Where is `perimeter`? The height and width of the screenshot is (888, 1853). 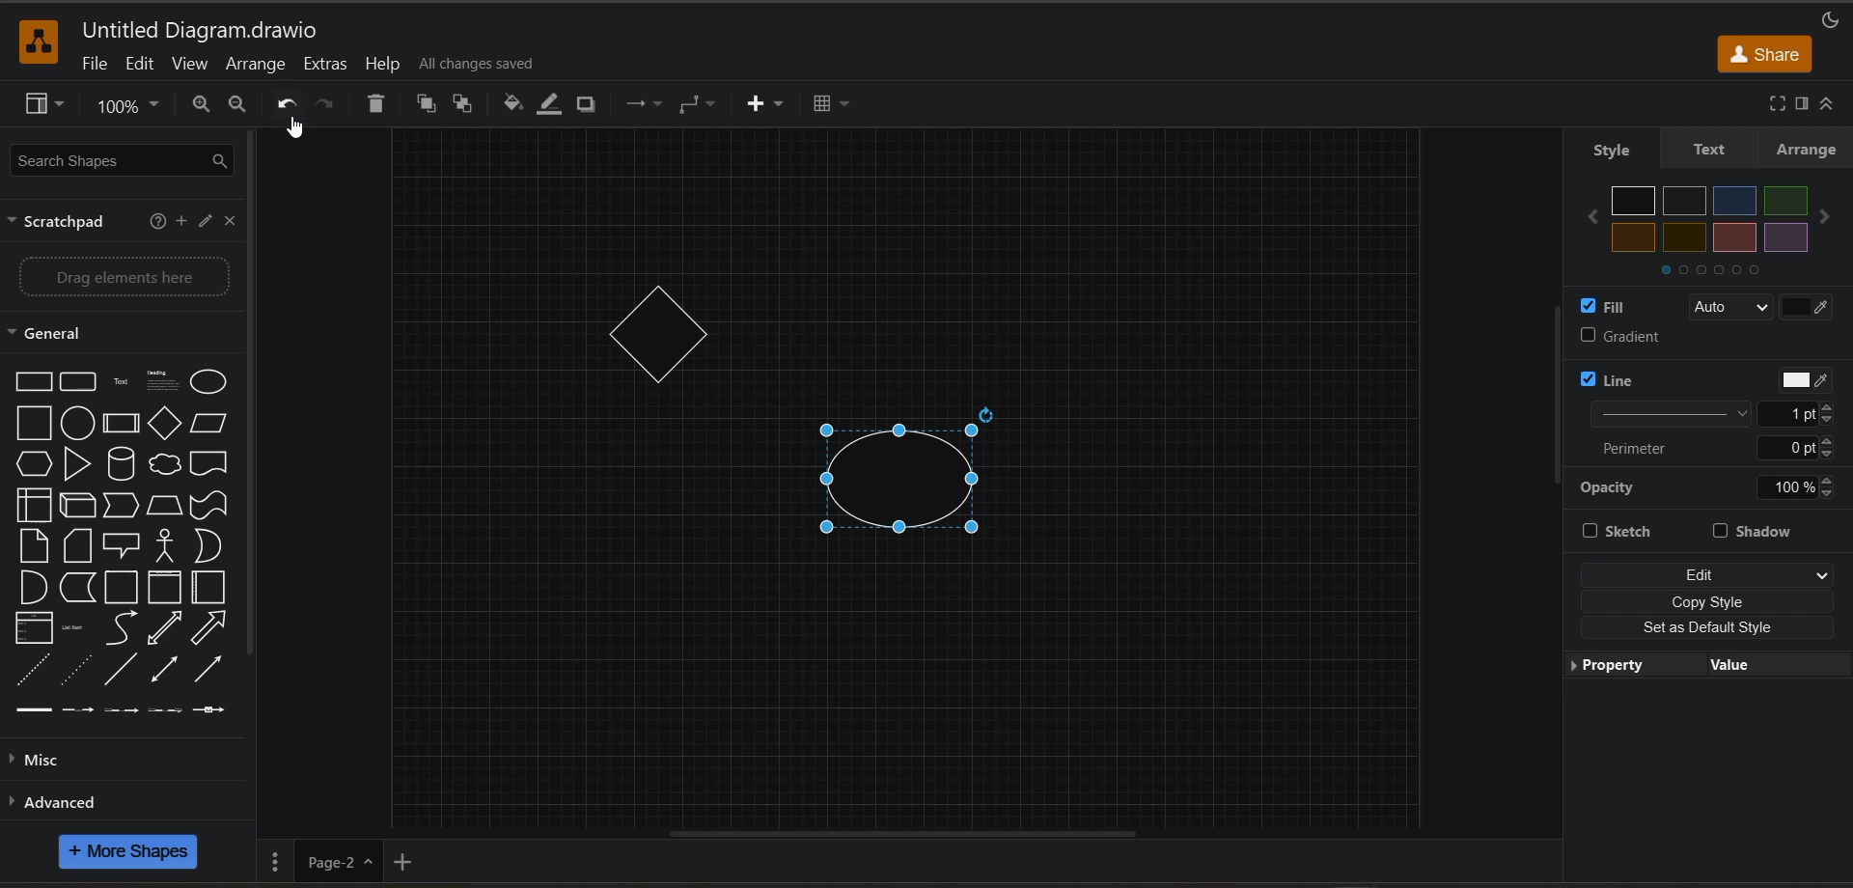 perimeter is located at coordinates (1717, 445).